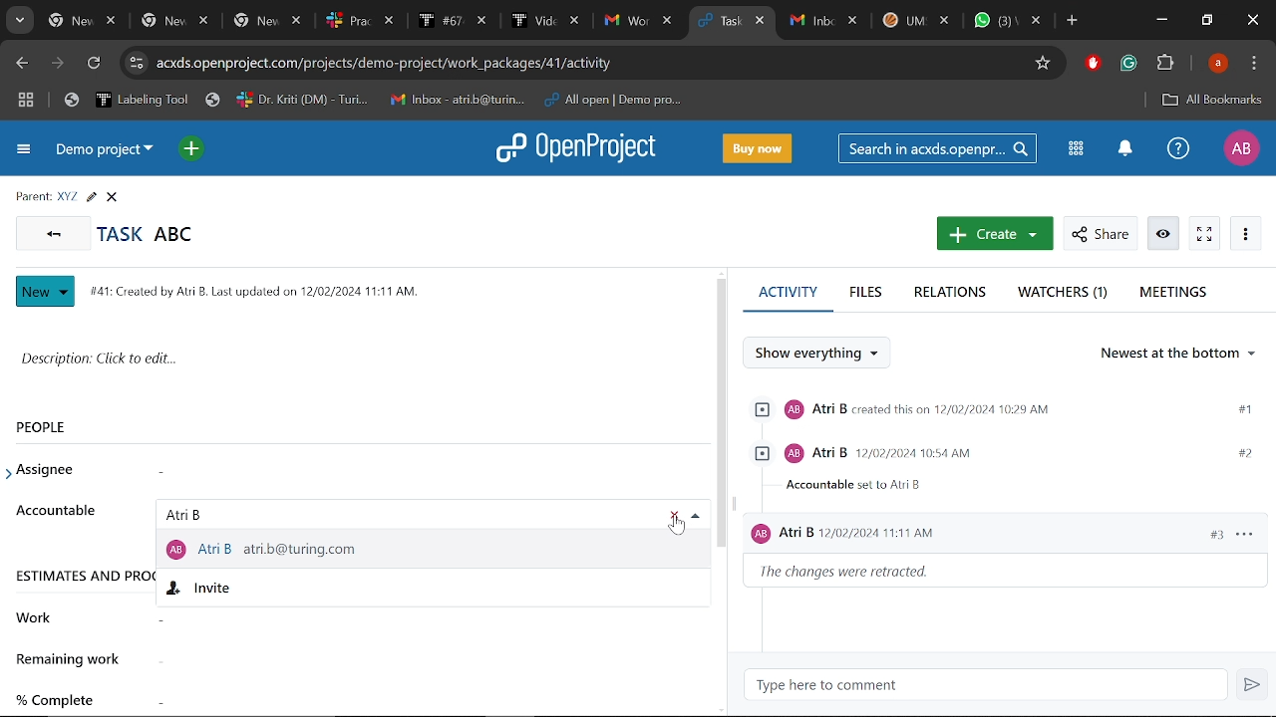 Image resolution: width=1276 pixels, height=717 pixels. Describe the element at coordinates (995, 233) in the screenshot. I see `Create ` at that location.